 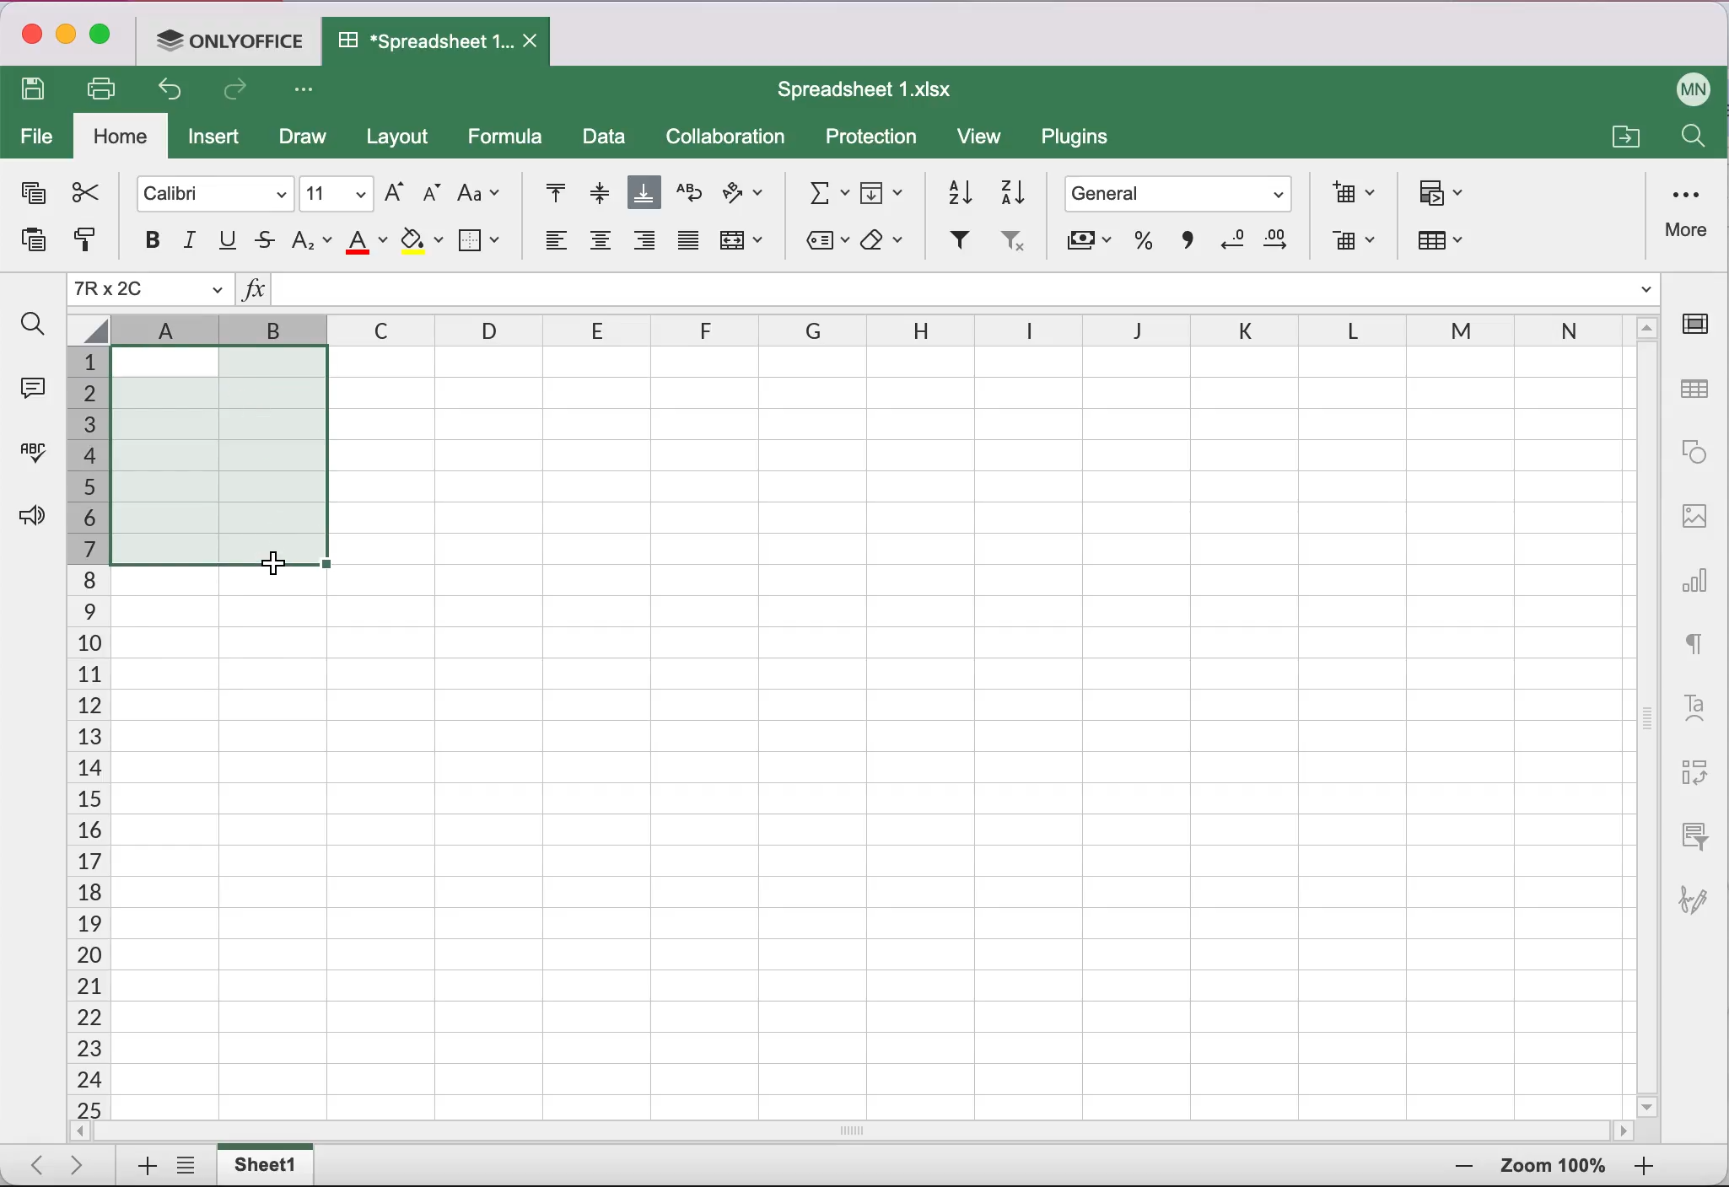 What do you see at coordinates (968, 293) in the screenshot?
I see `formula bar` at bounding box center [968, 293].